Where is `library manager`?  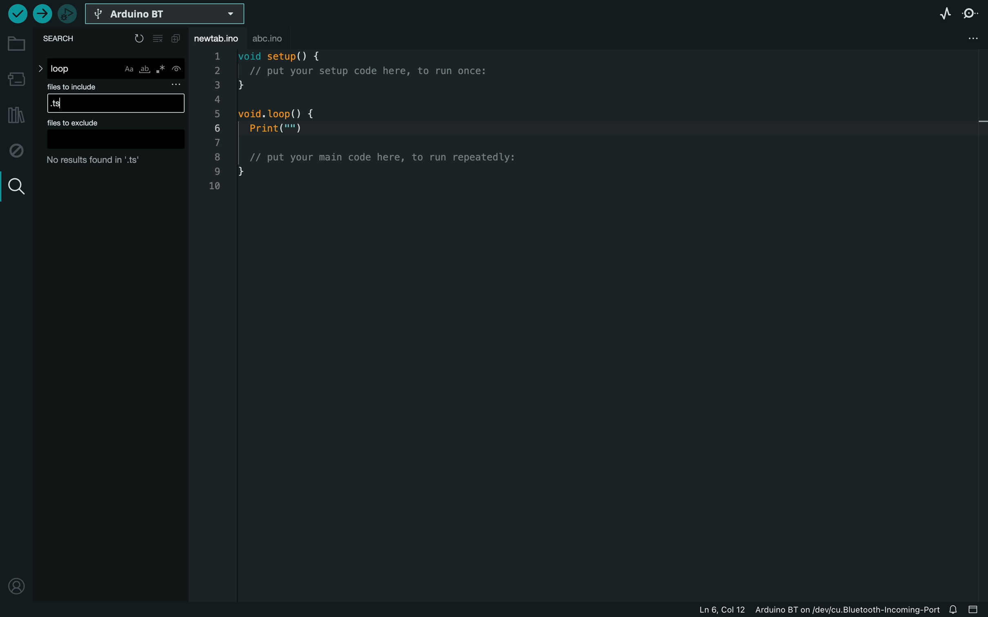 library manager is located at coordinates (14, 117).